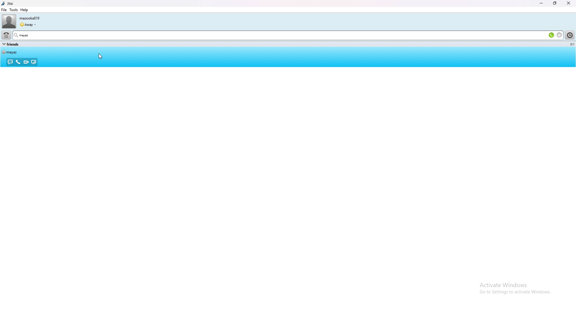 The image size is (576, 309). Describe the element at coordinates (6, 35) in the screenshot. I see `dialpad` at that location.